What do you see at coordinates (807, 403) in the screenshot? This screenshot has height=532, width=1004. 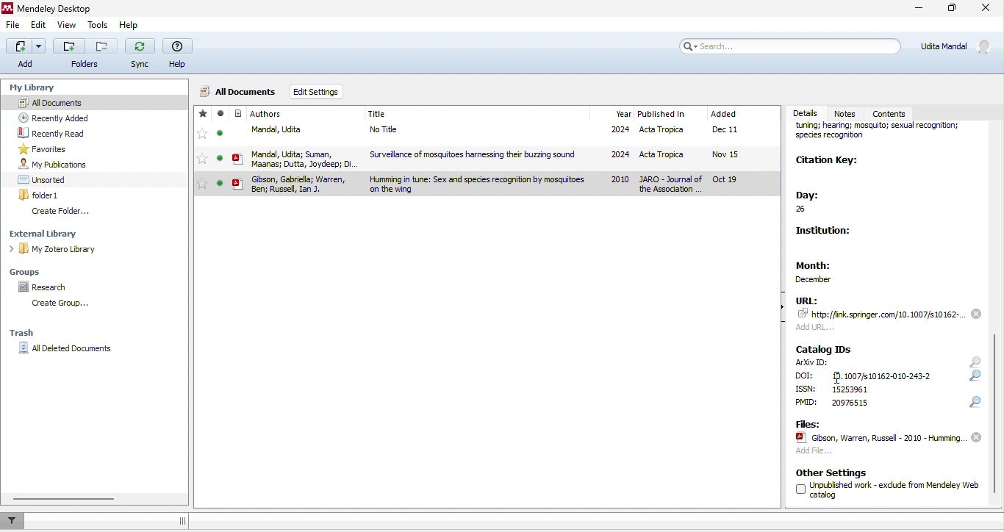 I see `text` at bounding box center [807, 403].